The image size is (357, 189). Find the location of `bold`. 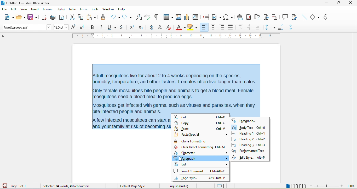

bold is located at coordinates (92, 27).